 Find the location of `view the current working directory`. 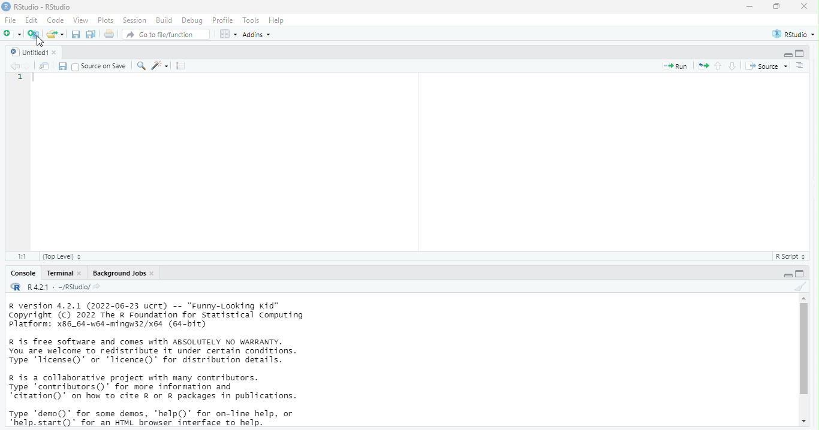

view the current working directory is located at coordinates (103, 287).